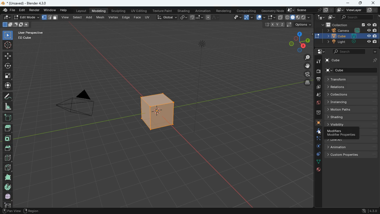  I want to click on globe, so click(316, 104).